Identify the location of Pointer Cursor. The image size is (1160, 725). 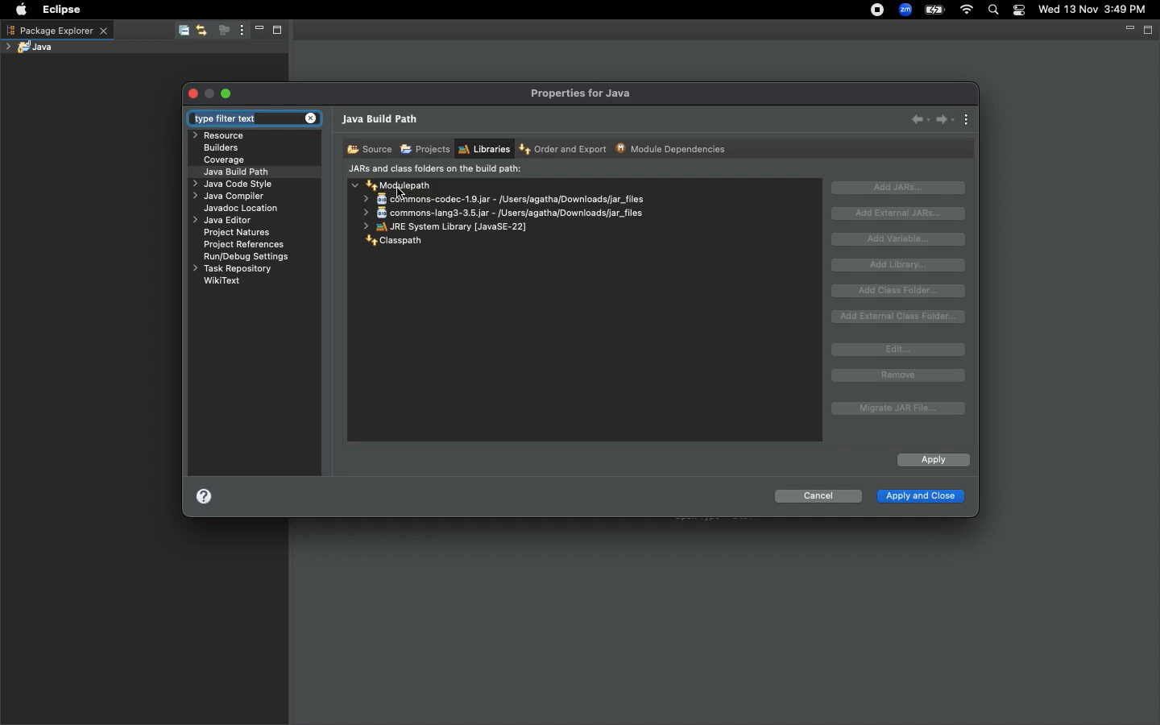
(399, 194).